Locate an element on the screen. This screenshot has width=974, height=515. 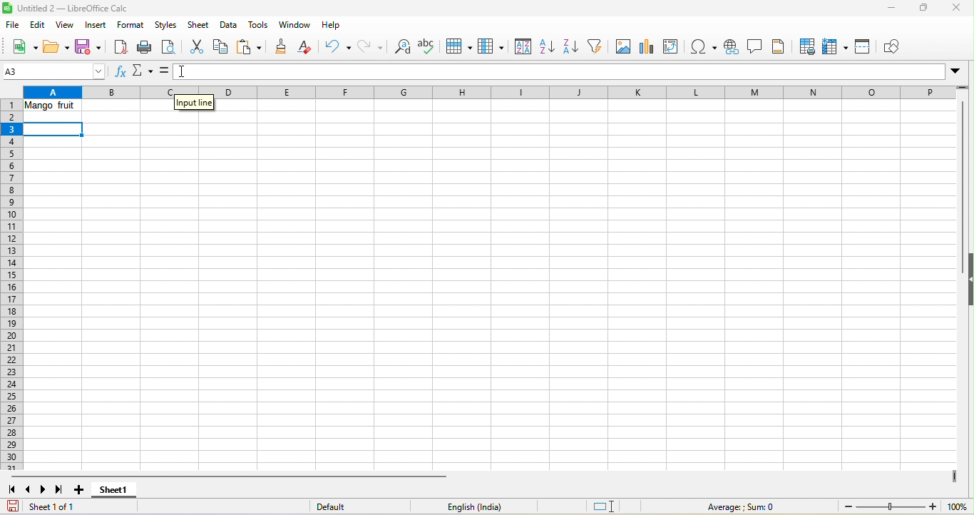
file is located at coordinates (14, 24).